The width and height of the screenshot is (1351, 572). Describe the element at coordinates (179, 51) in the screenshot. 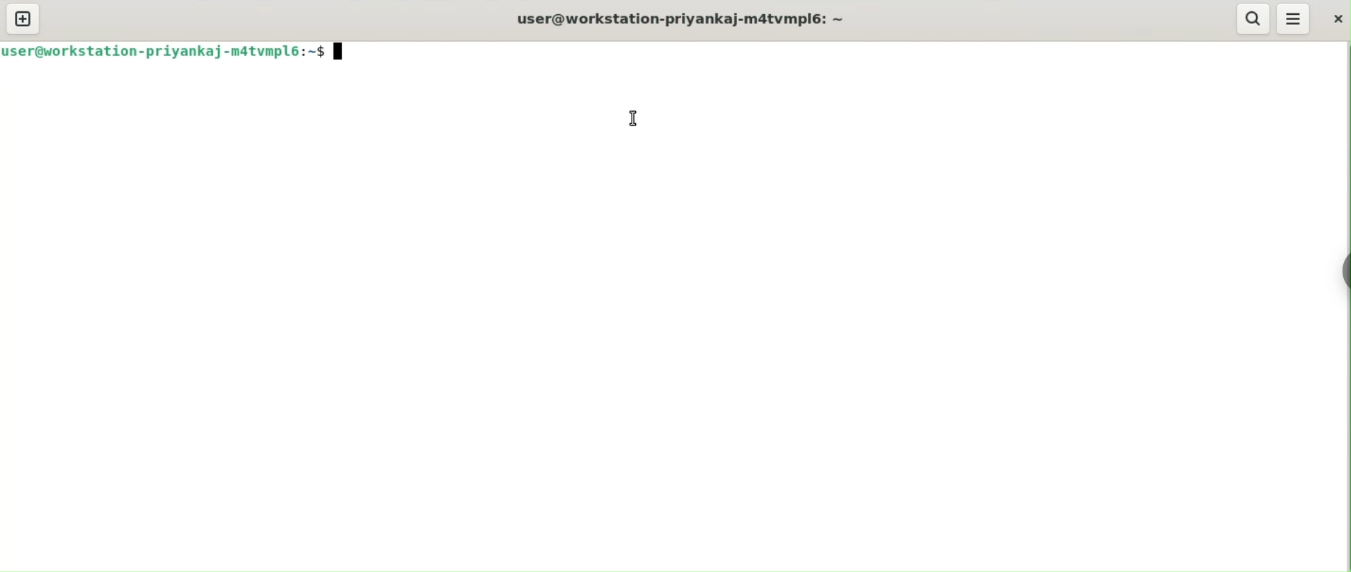

I see `ser@workstation-priyankaj-matvmpl6:~$ | |` at that location.